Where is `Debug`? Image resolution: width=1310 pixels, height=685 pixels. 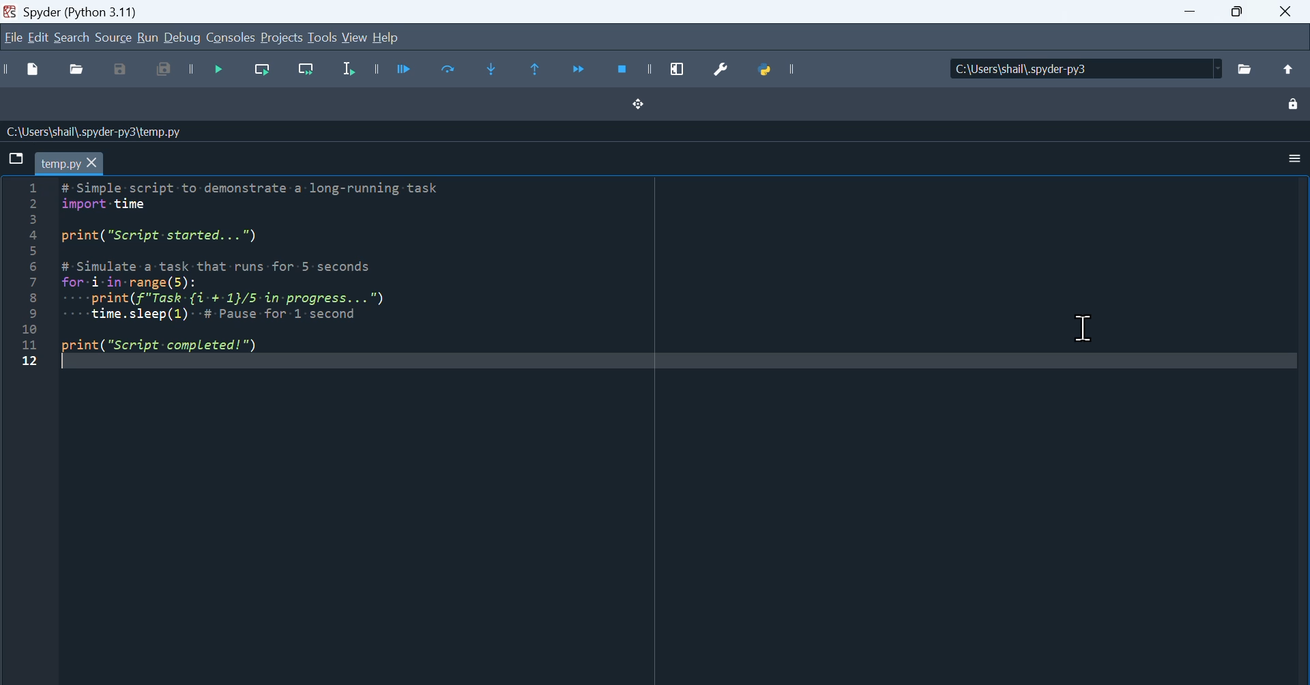 Debug is located at coordinates (181, 36).